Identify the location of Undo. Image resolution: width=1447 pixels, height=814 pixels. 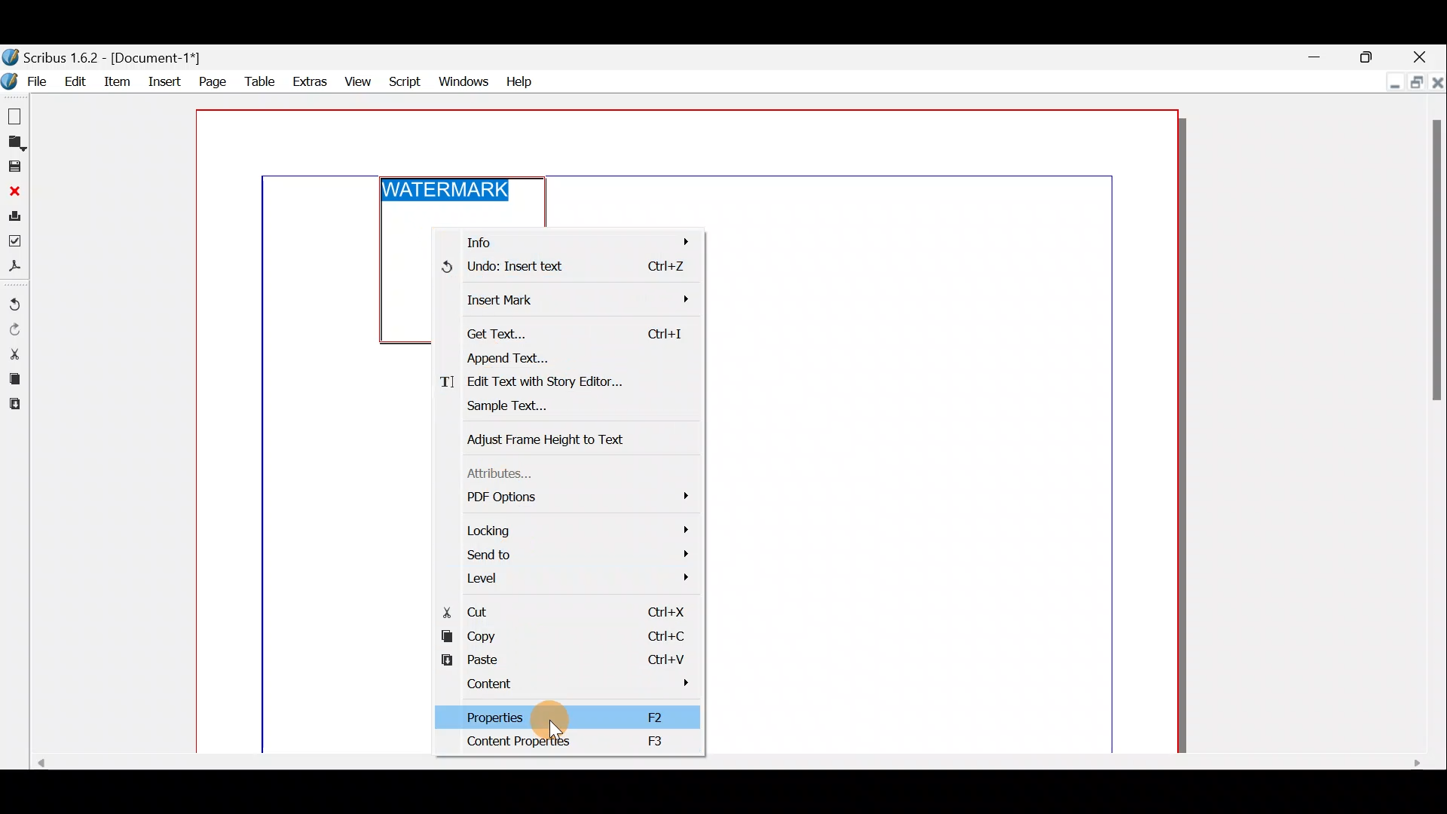
(14, 305).